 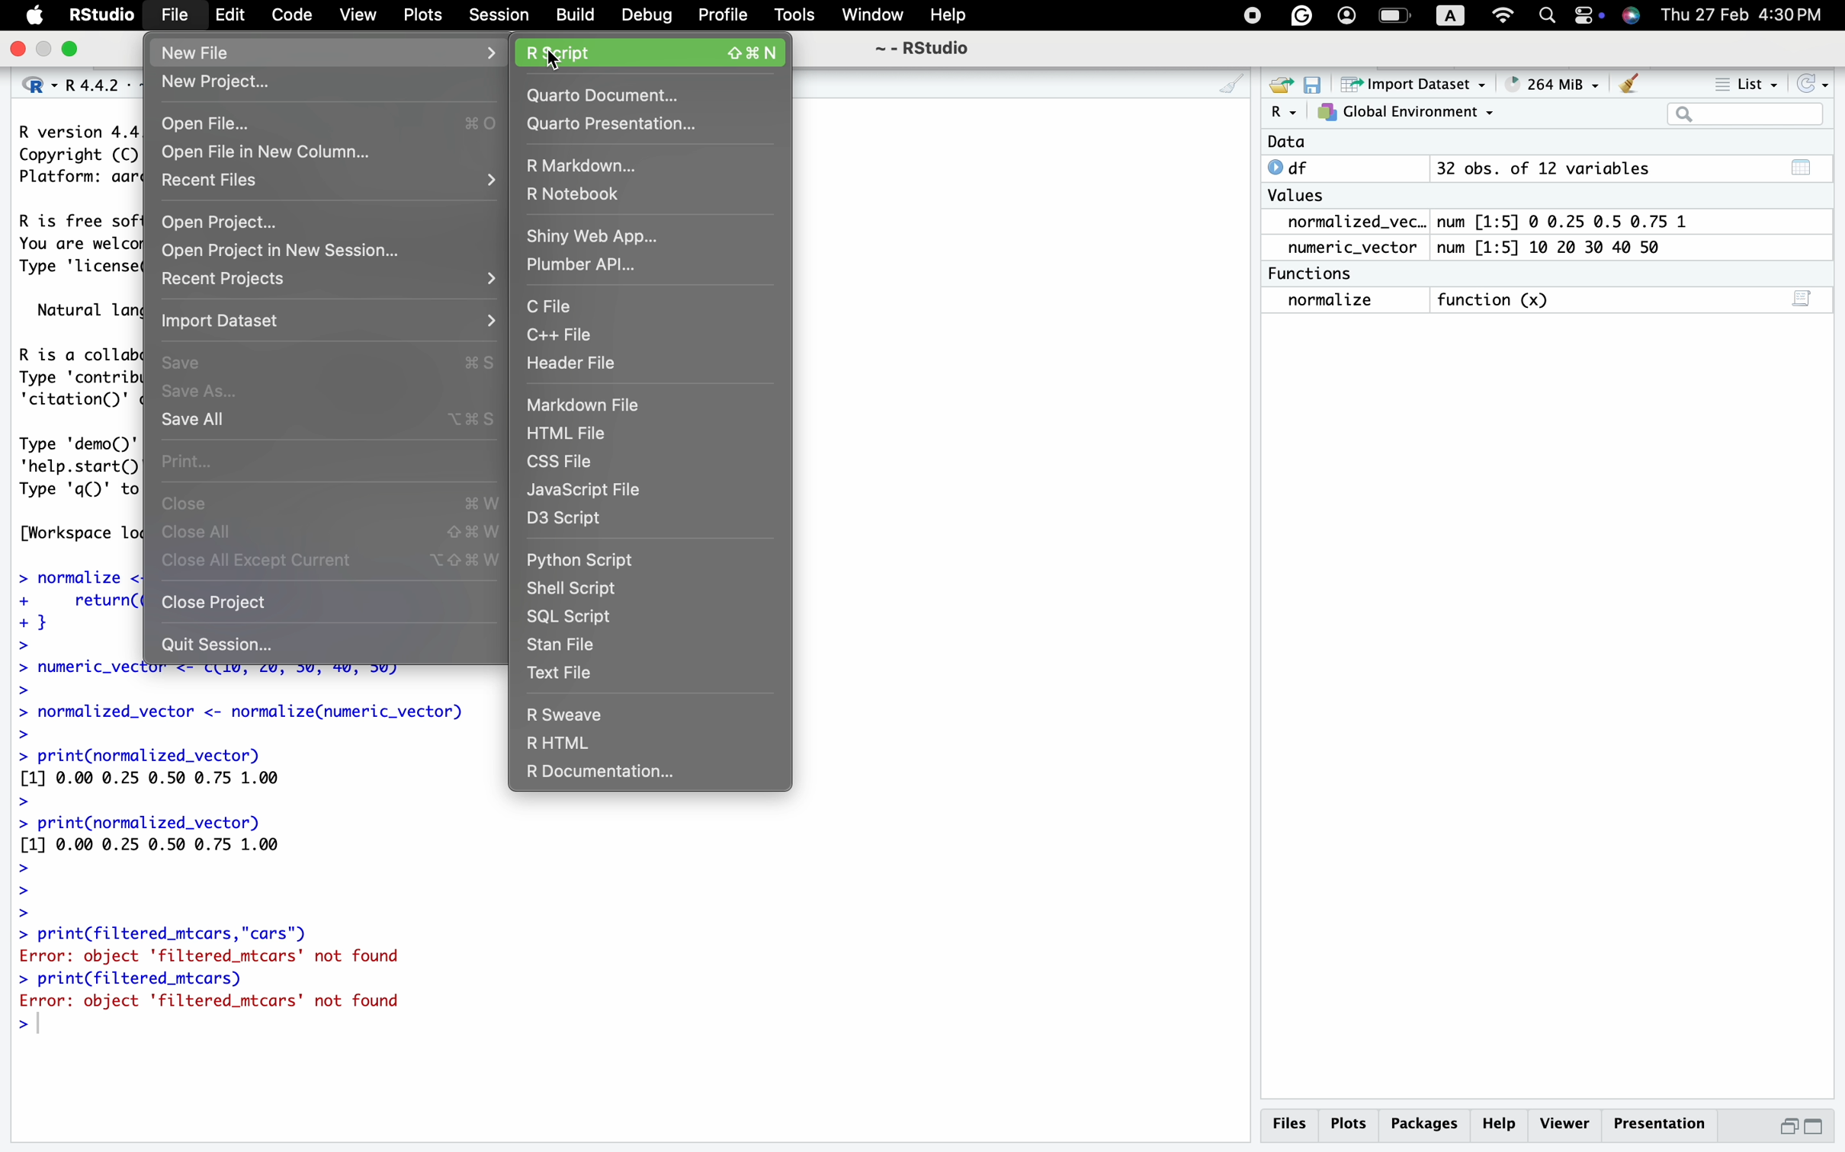 What do you see at coordinates (652, 619) in the screenshot?
I see `sql script` at bounding box center [652, 619].